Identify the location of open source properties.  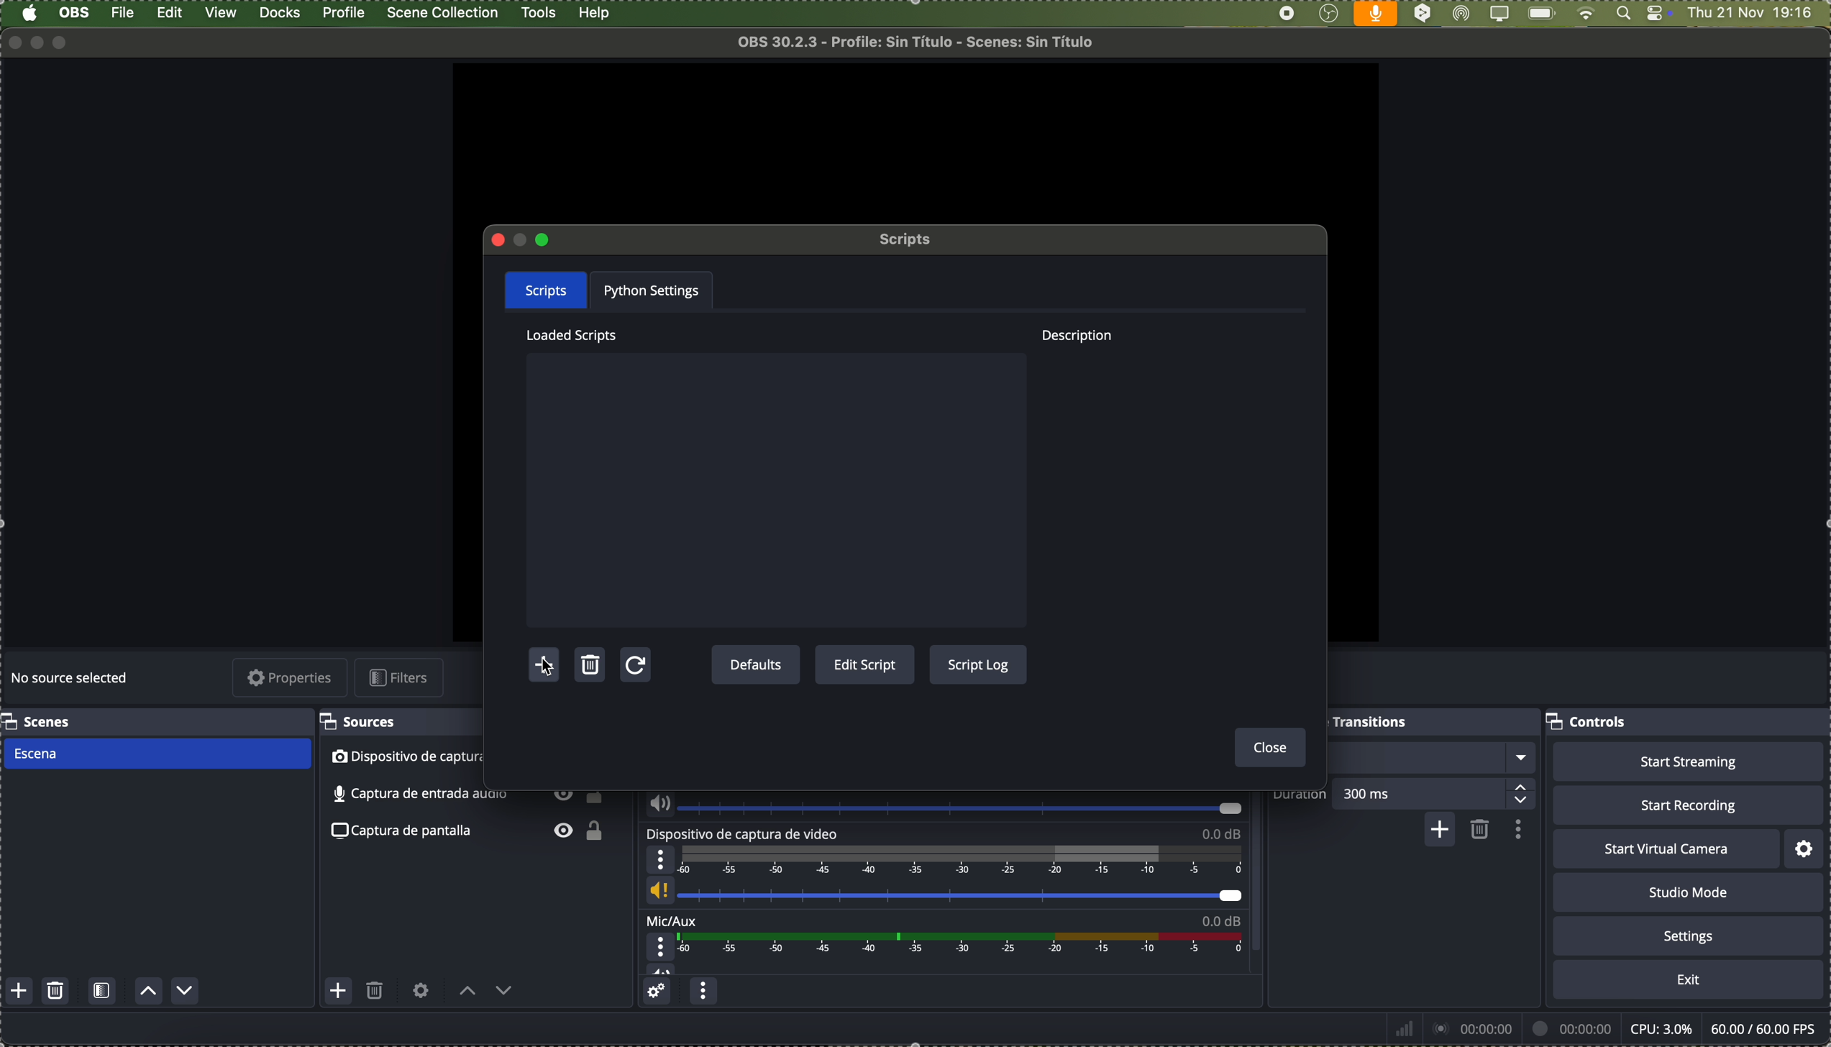
(421, 991).